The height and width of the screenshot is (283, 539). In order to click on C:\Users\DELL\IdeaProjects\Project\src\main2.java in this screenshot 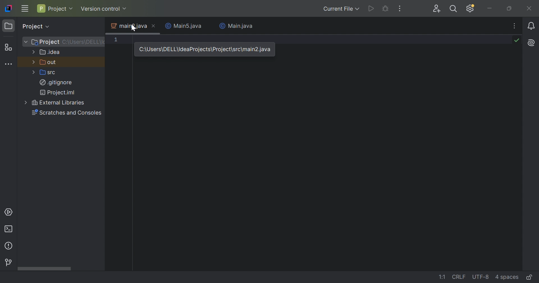, I will do `click(204, 49)`.